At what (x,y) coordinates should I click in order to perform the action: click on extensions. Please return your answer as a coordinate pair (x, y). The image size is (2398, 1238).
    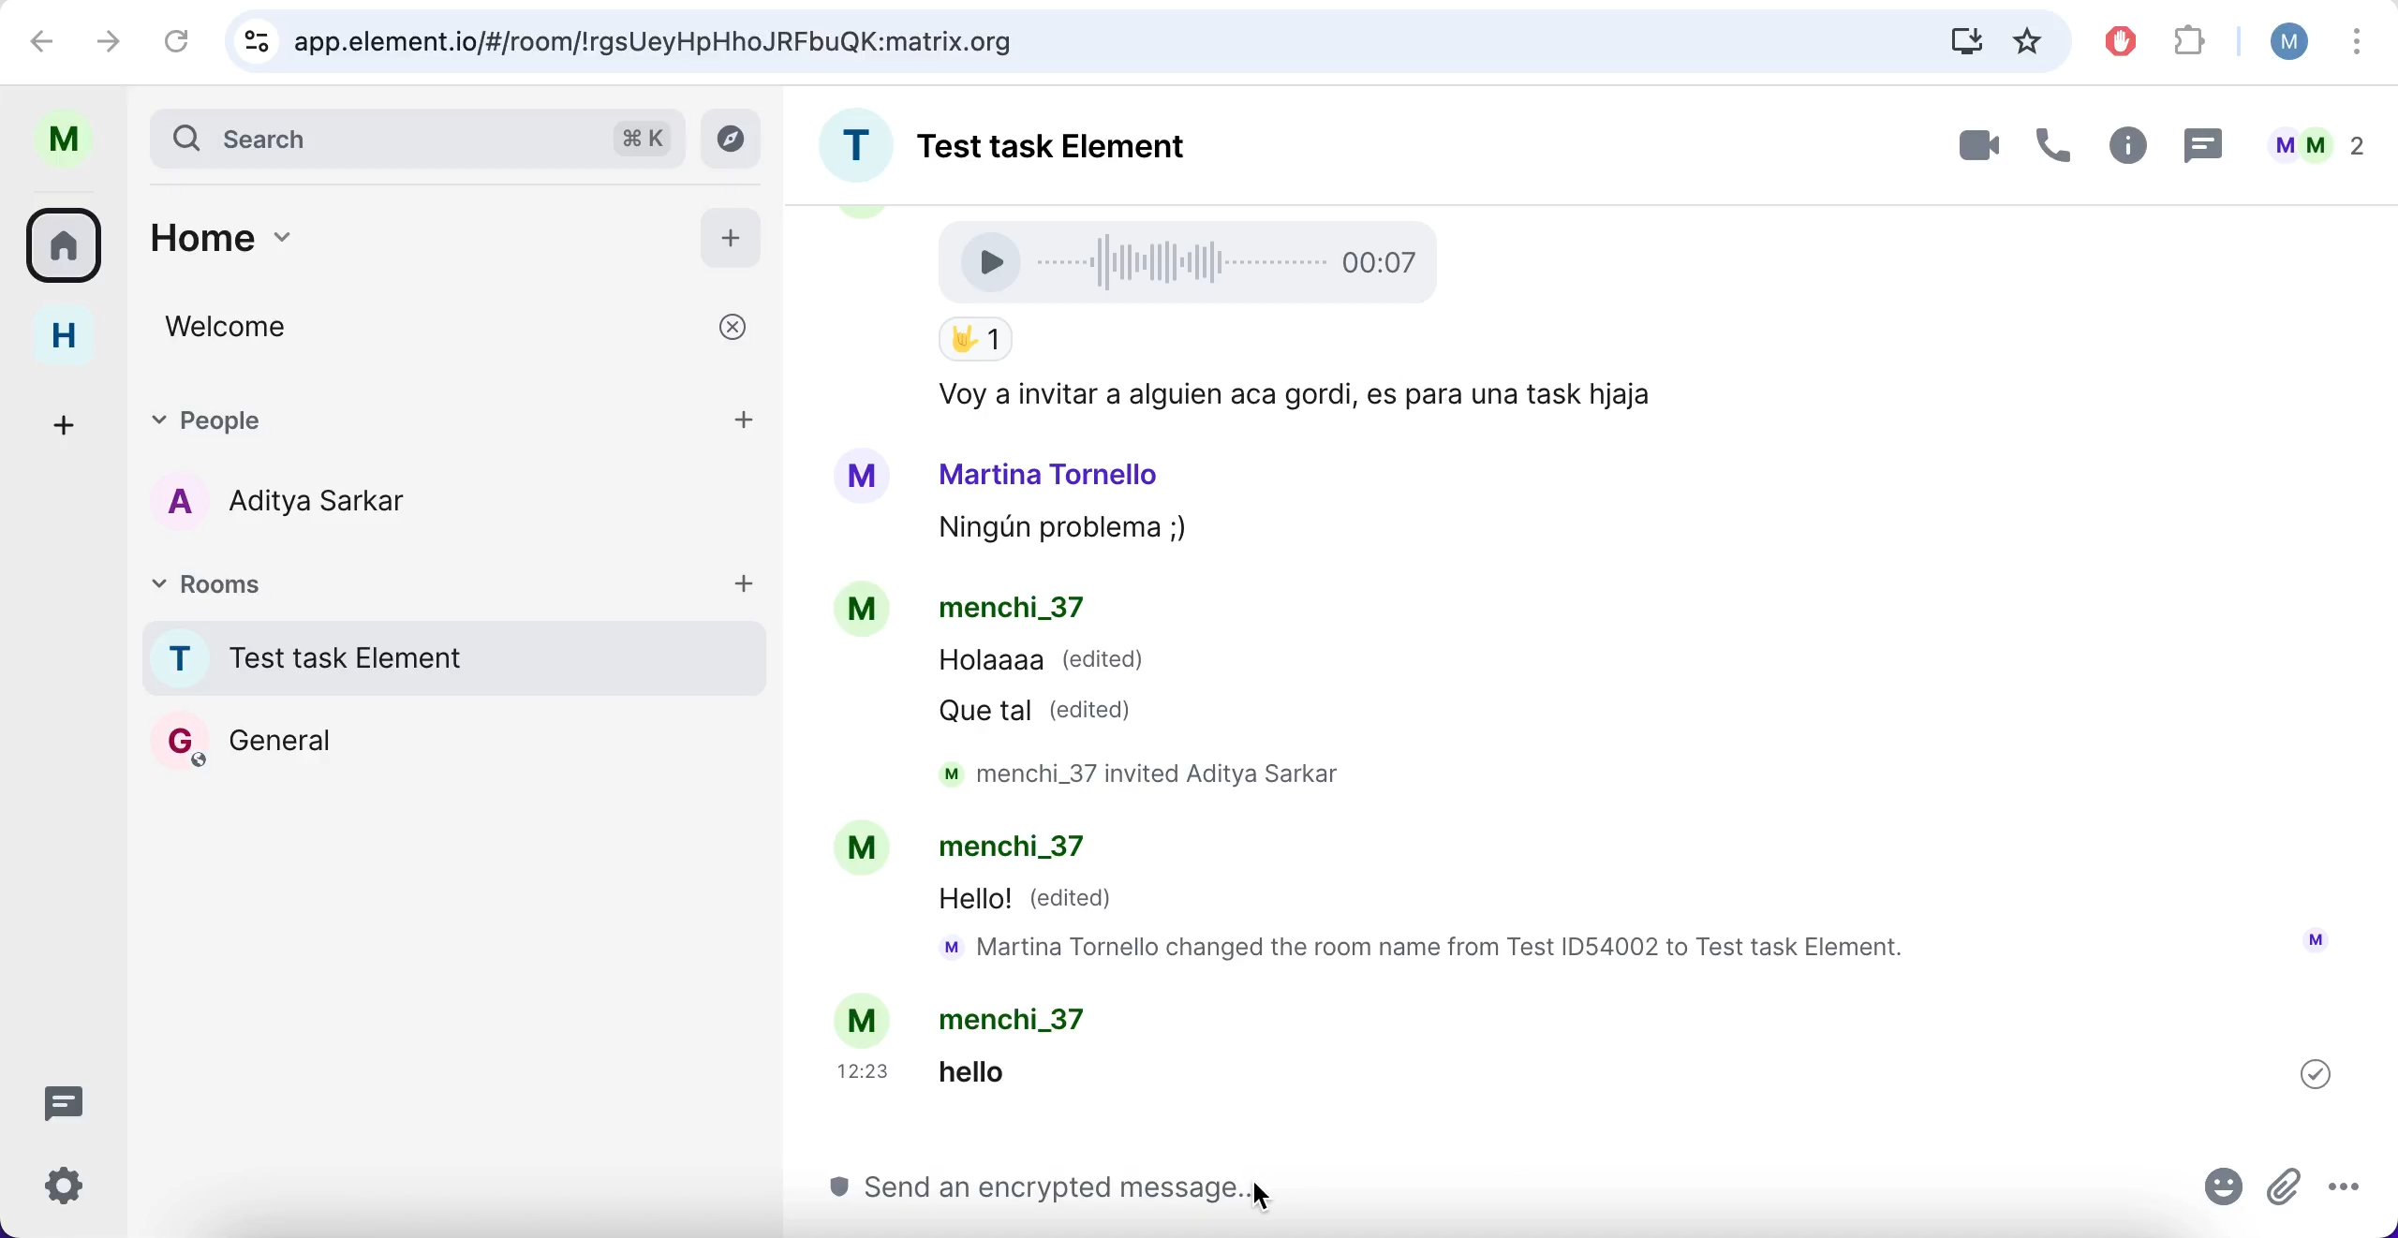
    Looking at the image, I should click on (2194, 43).